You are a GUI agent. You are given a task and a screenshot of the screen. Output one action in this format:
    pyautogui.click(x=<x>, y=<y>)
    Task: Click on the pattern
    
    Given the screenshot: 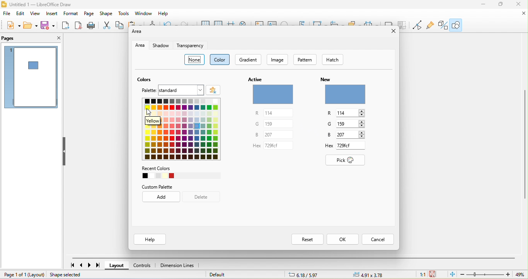 What is the action you would take?
    pyautogui.click(x=305, y=60)
    